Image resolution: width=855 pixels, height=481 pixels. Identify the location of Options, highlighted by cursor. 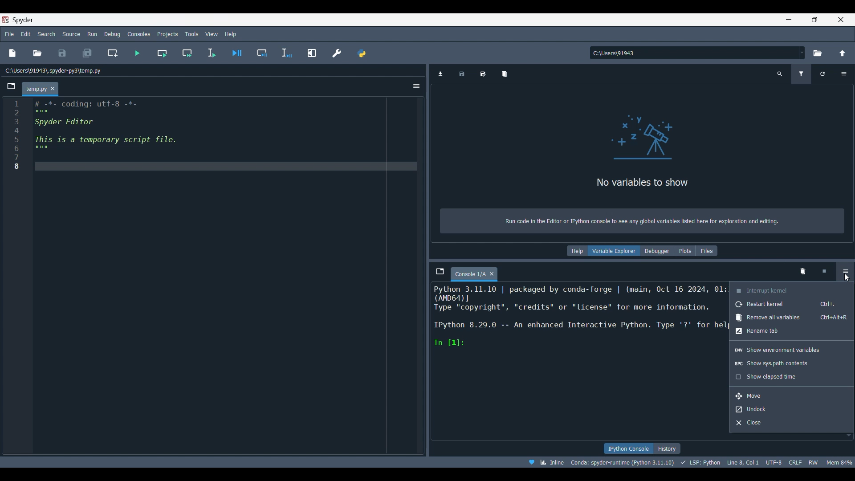
(845, 272).